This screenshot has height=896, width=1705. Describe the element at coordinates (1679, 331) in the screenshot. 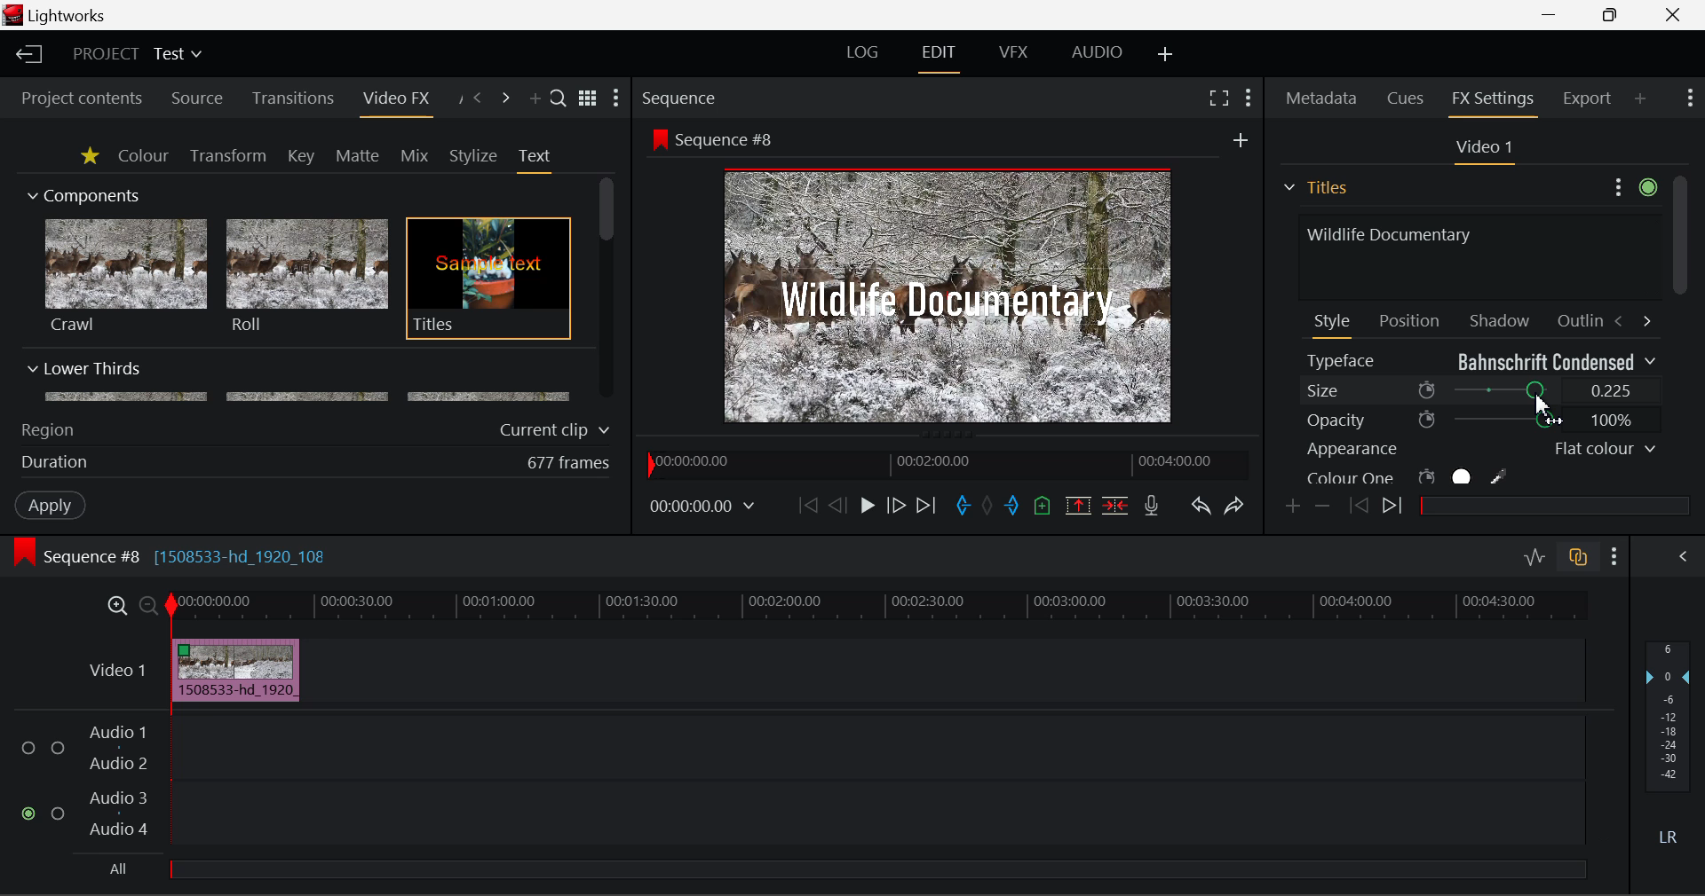

I see `Scroll Bar` at that location.